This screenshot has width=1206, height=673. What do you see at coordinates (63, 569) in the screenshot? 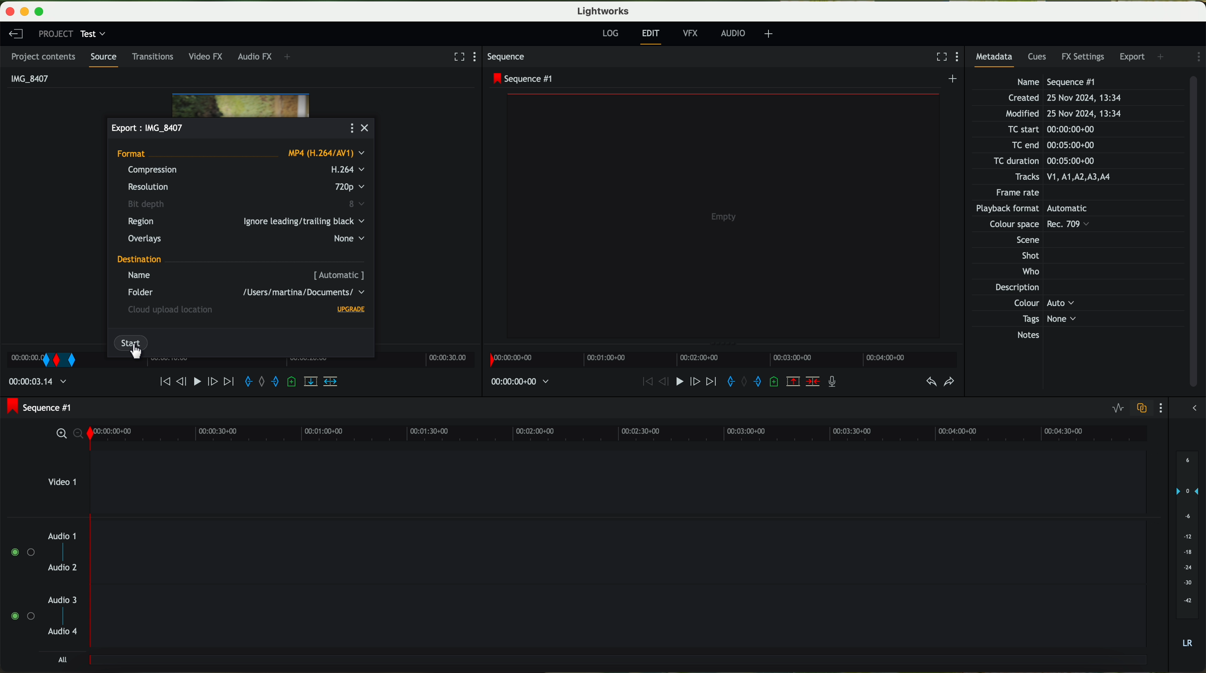
I see `audio 2` at bounding box center [63, 569].